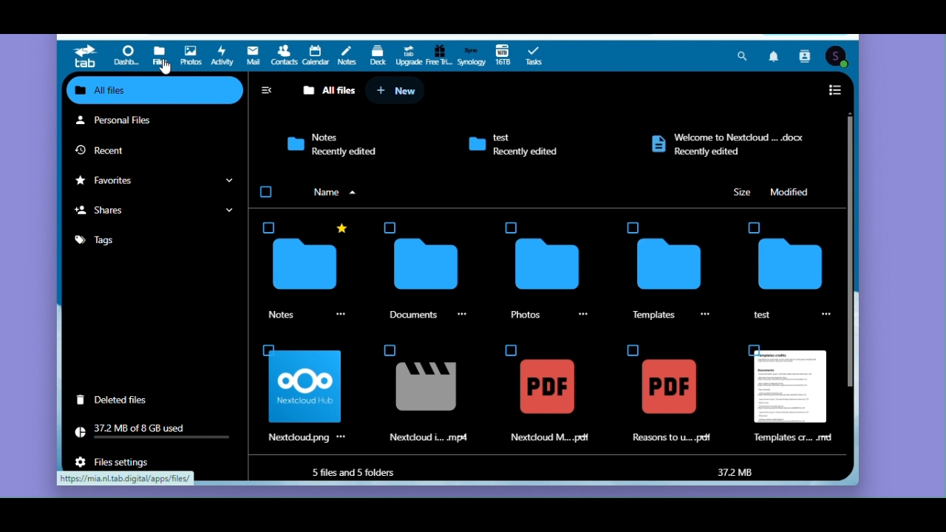 Image resolution: width=946 pixels, height=532 pixels. I want to click on User Account, so click(837, 59).